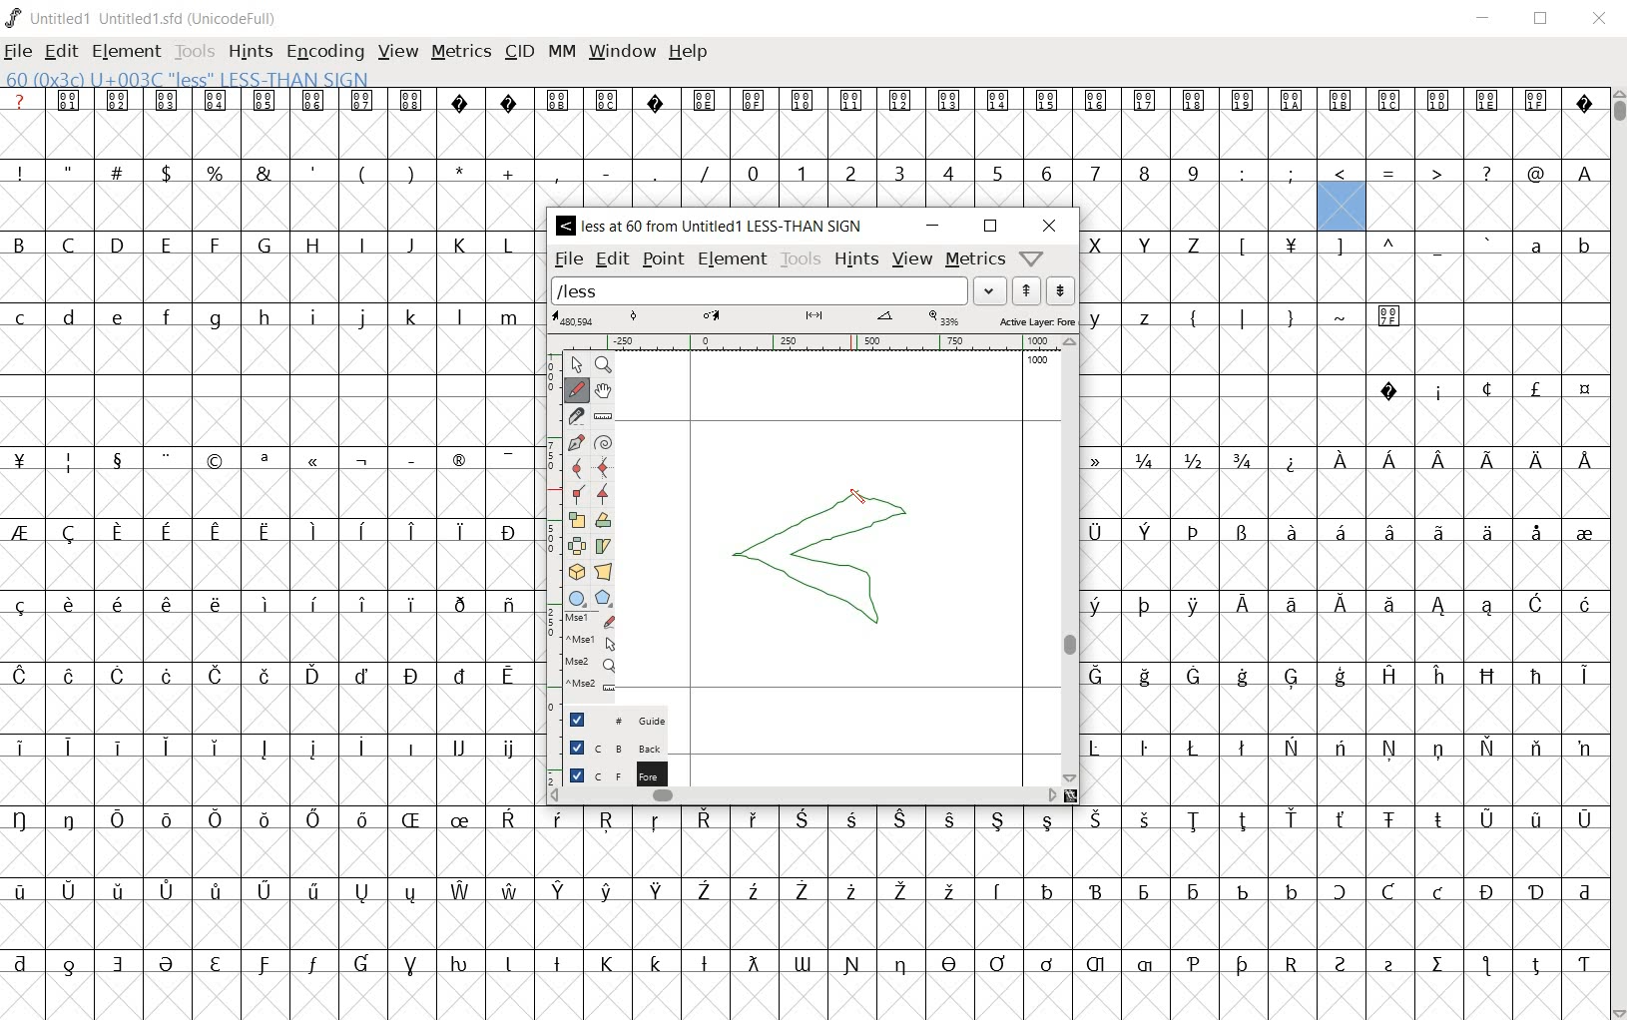 The width and height of the screenshot is (1627, 1020). I want to click on , so click(1343, 353).